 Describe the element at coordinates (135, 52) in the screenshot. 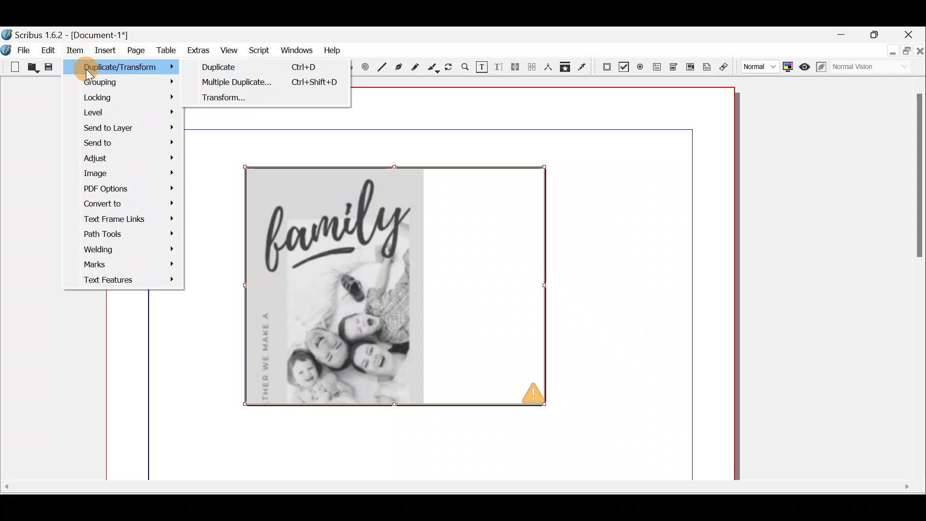

I see `Page` at that location.